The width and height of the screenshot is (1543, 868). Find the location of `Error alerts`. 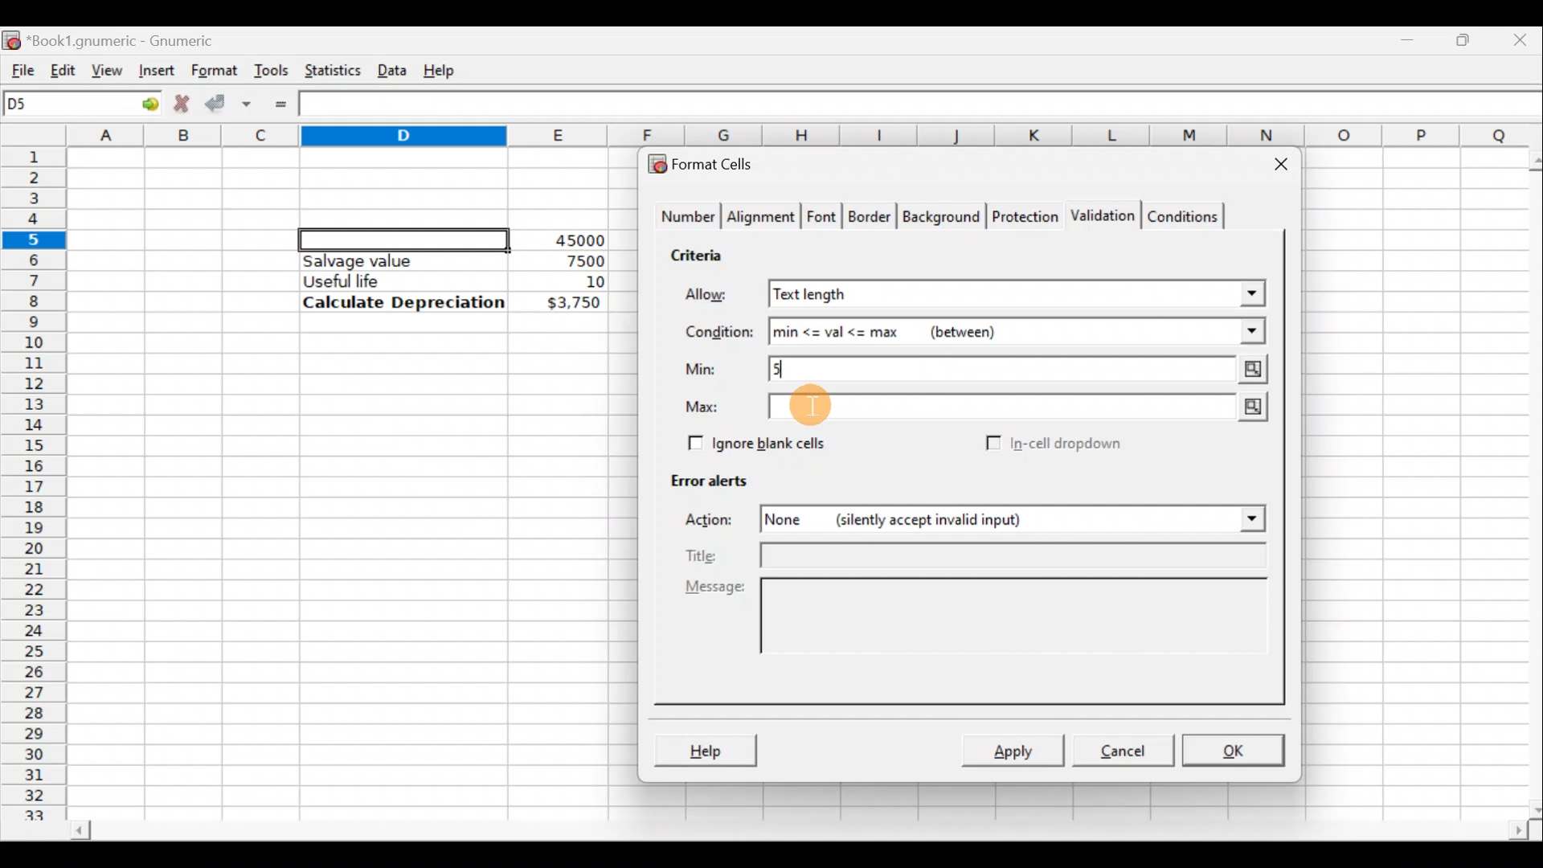

Error alerts is located at coordinates (701, 477).